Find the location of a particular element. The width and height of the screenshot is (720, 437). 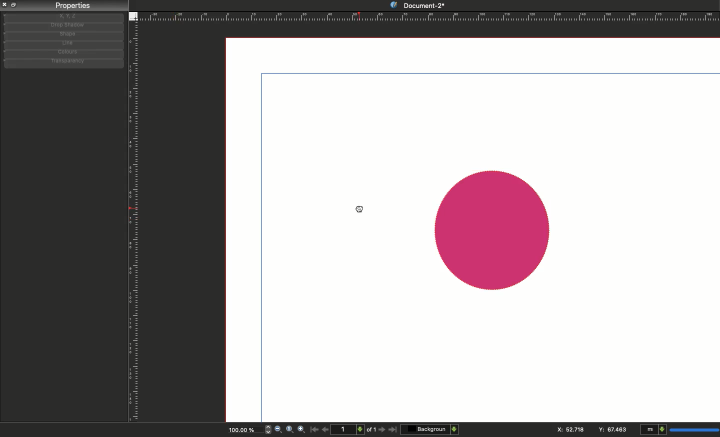

Line is located at coordinates (61, 44).